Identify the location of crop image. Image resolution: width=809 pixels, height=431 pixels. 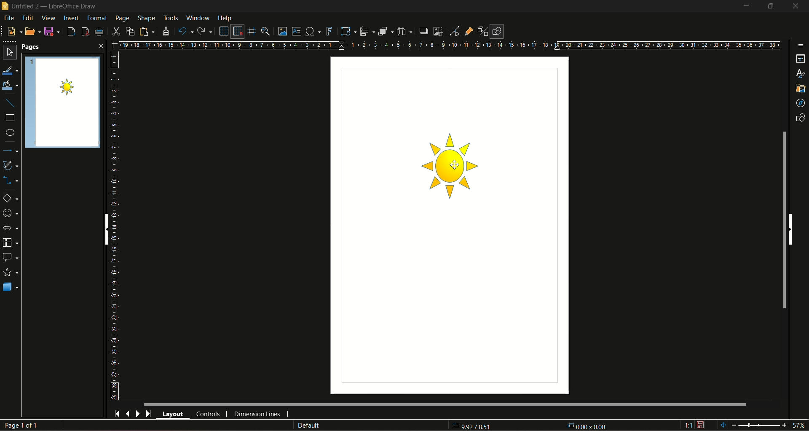
(439, 30).